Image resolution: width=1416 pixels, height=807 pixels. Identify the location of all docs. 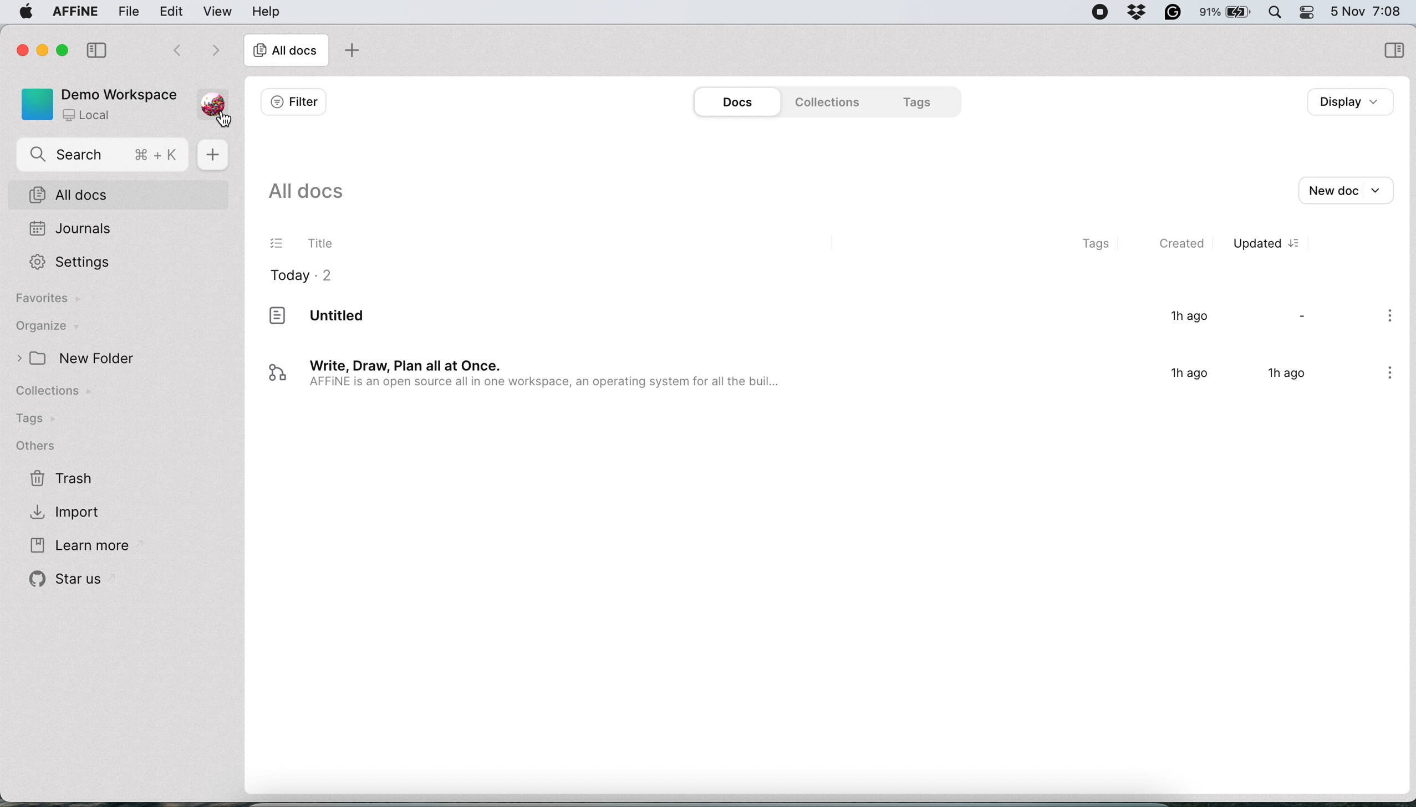
(117, 194).